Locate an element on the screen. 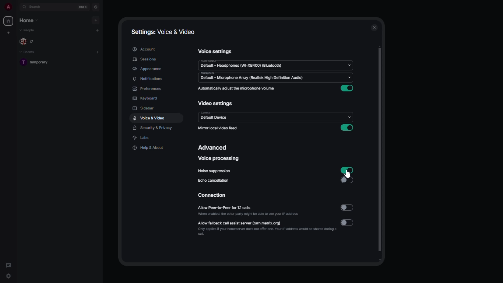 This screenshot has height=283, width=503. allow fallback call assist server is located at coordinates (265, 228).